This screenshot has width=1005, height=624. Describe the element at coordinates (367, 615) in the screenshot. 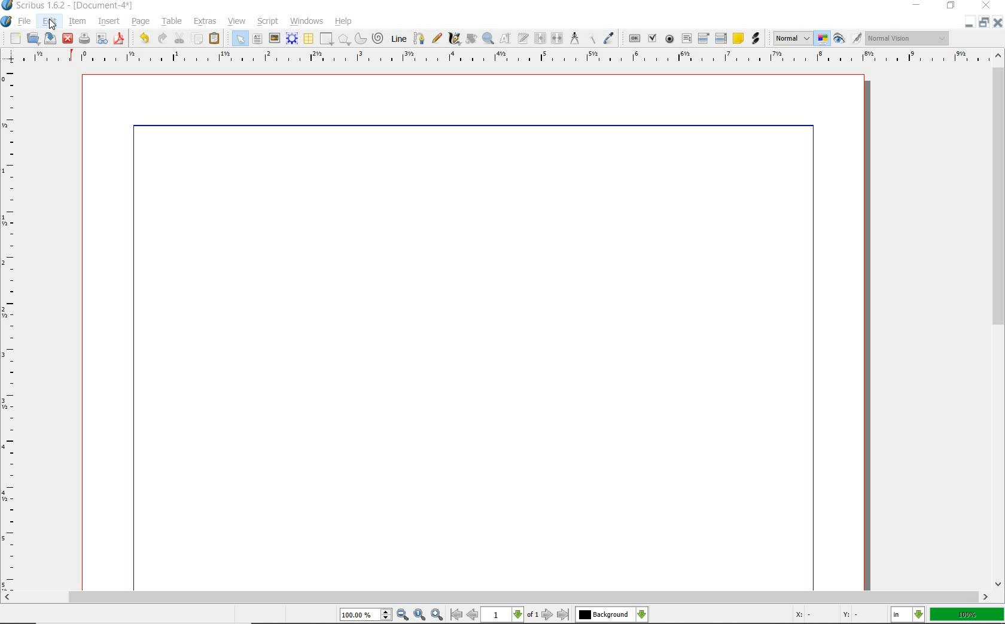

I see `100.00%` at that location.